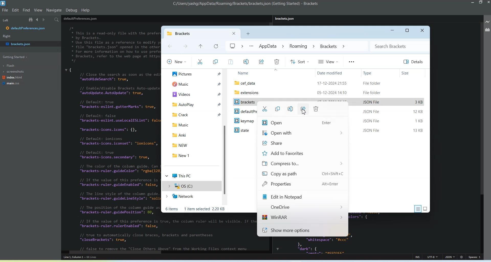 This screenshot has width=491, height=262. Describe the element at coordinates (196, 209) in the screenshot. I see `6 items 1 item selected 2.20 kb` at that location.